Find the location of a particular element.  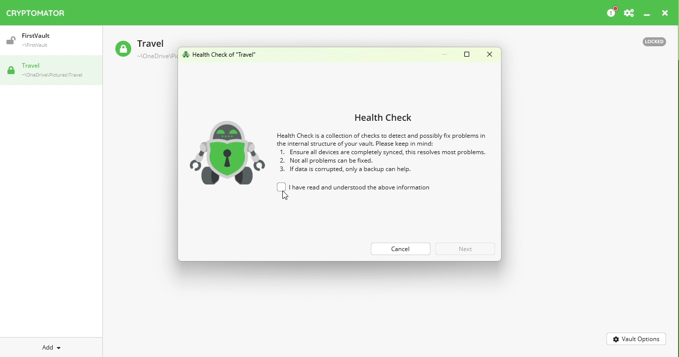

cursor is located at coordinates (286, 197).